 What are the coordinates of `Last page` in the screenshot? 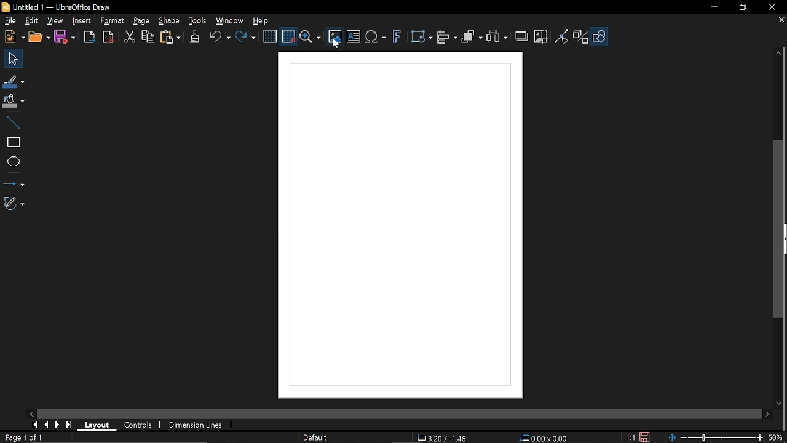 It's located at (69, 425).